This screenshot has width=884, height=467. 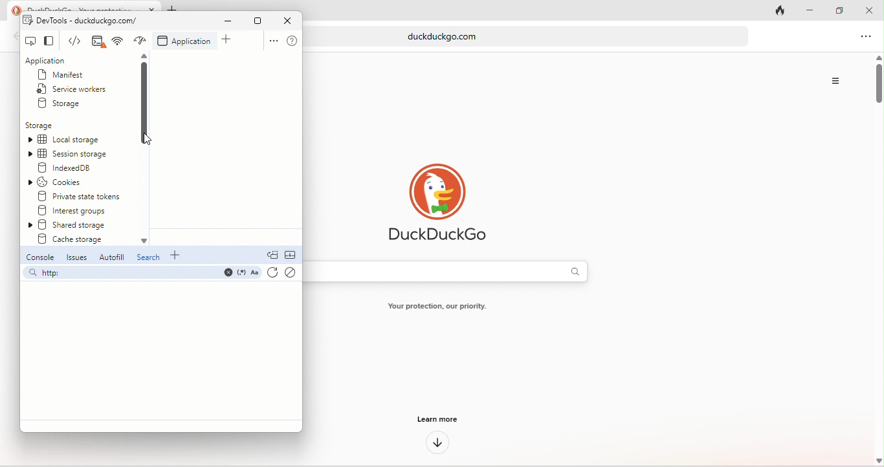 I want to click on option, so click(x=832, y=79).